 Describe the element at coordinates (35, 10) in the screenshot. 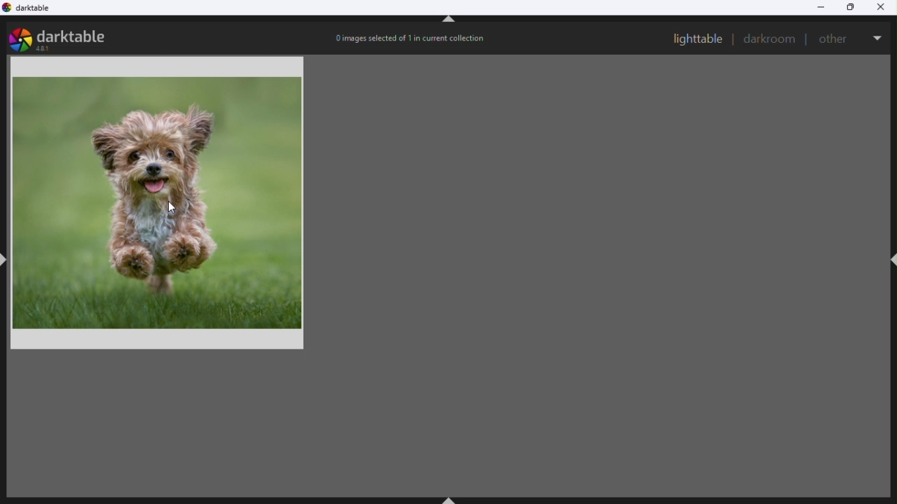

I see `Dark table` at that location.